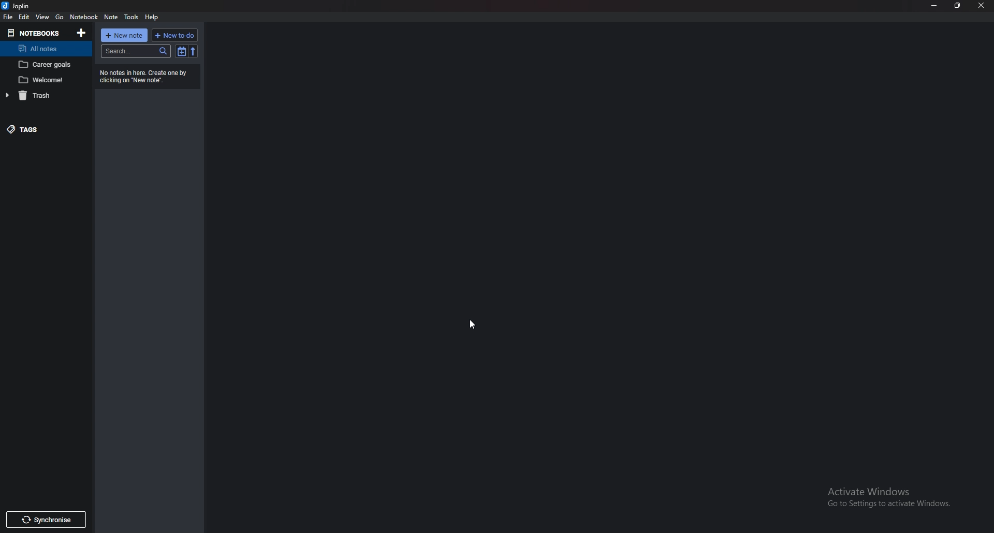  What do you see at coordinates (174, 35) in the screenshot?
I see `new todo` at bounding box center [174, 35].